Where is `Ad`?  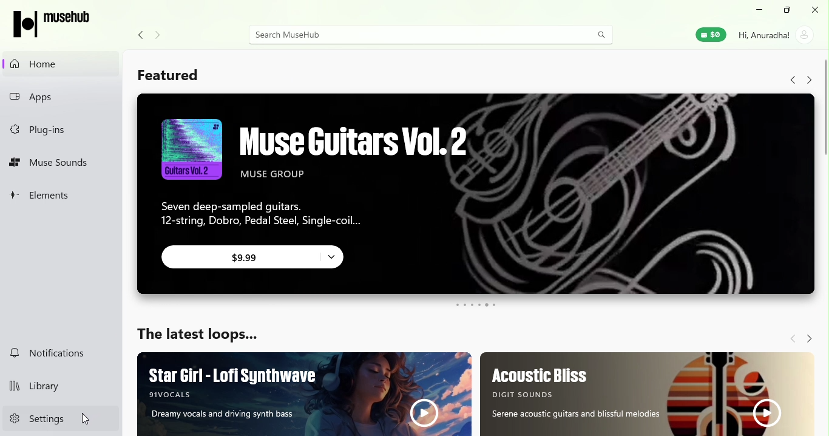 Ad is located at coordinates (308, 392).